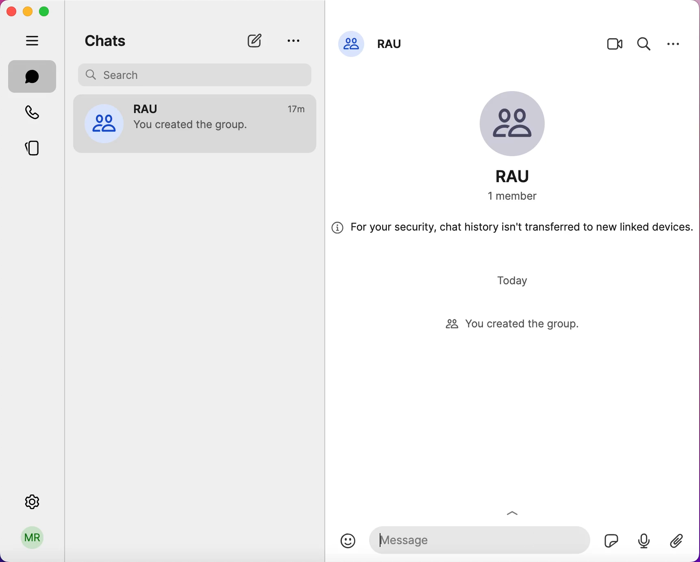 The image size is (700, 562). I want to click on group name, so click(522, 176).